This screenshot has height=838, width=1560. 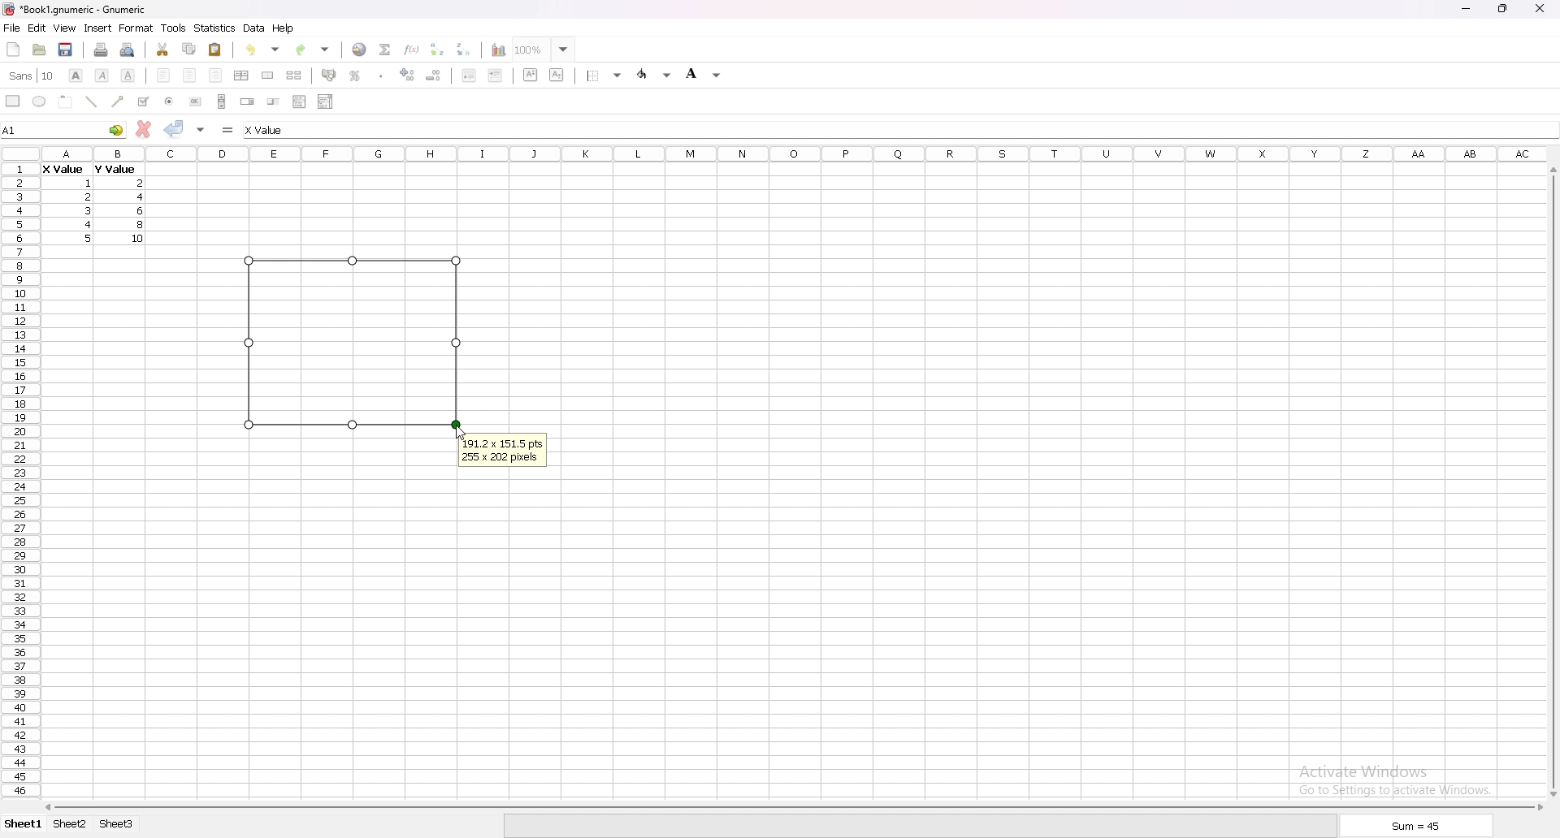 What do you see at coordinates (496, 75) in the screenshot?
I see `increase indent` at bounding box center [496, 75].